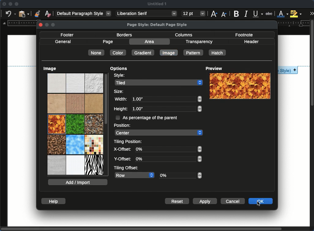 The height and width of the screenshot is (231, 314). I want to click on tiling position, so click(129, 142).